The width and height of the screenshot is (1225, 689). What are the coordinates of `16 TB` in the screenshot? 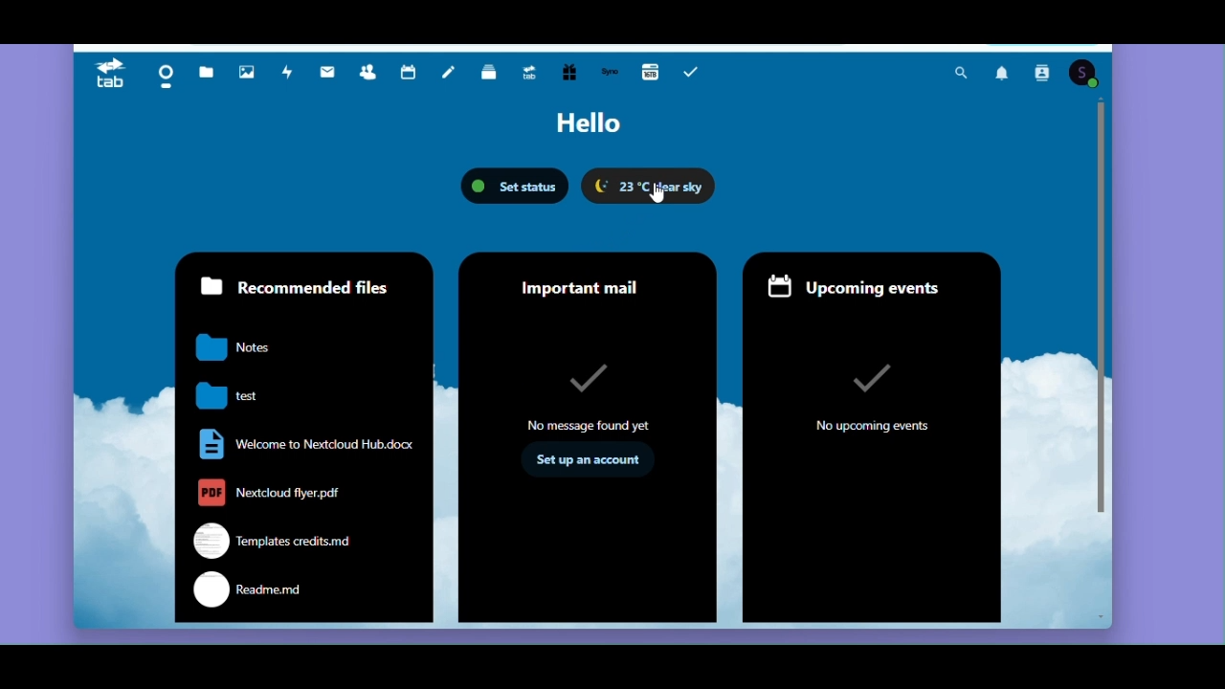 It's located at (649, 73).